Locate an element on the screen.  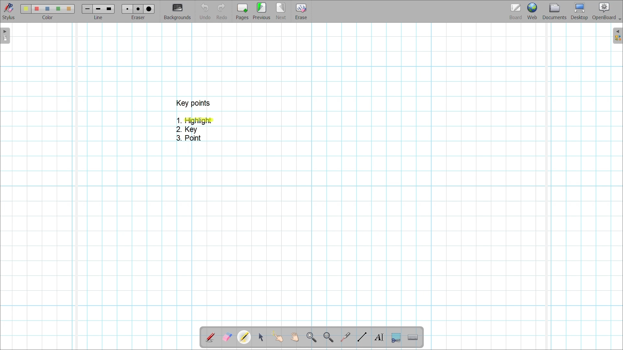
3. Point is located at coordinates (188, 138).